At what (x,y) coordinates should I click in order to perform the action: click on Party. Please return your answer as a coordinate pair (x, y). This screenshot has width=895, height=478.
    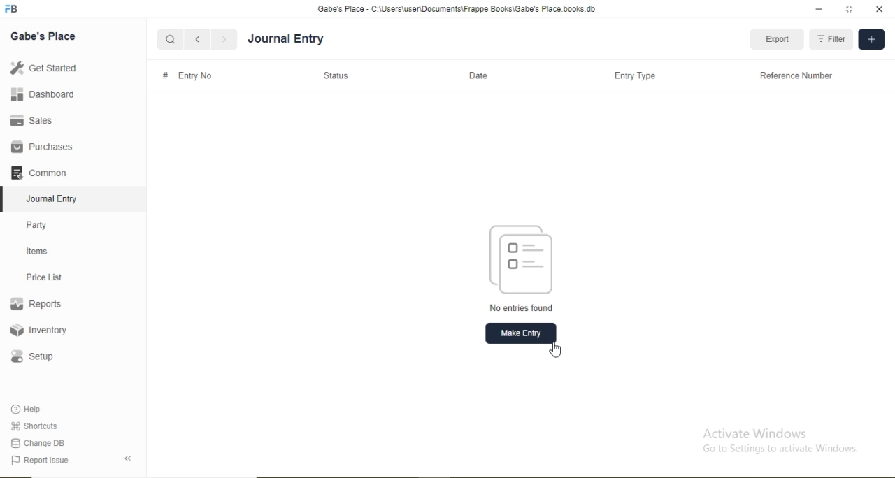
    Looking at the image, I should click on (37, 226).